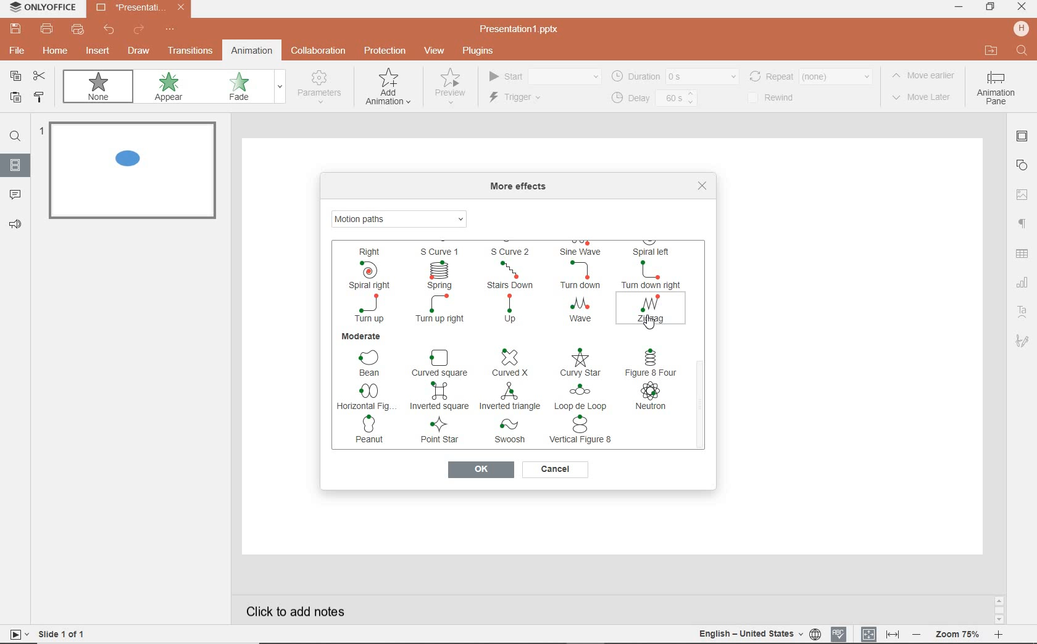 This screenshot has width=1037, height=644. Describe the element at coordinates (1021, 7) in the screenshot. I see `CLOSE` at that location.